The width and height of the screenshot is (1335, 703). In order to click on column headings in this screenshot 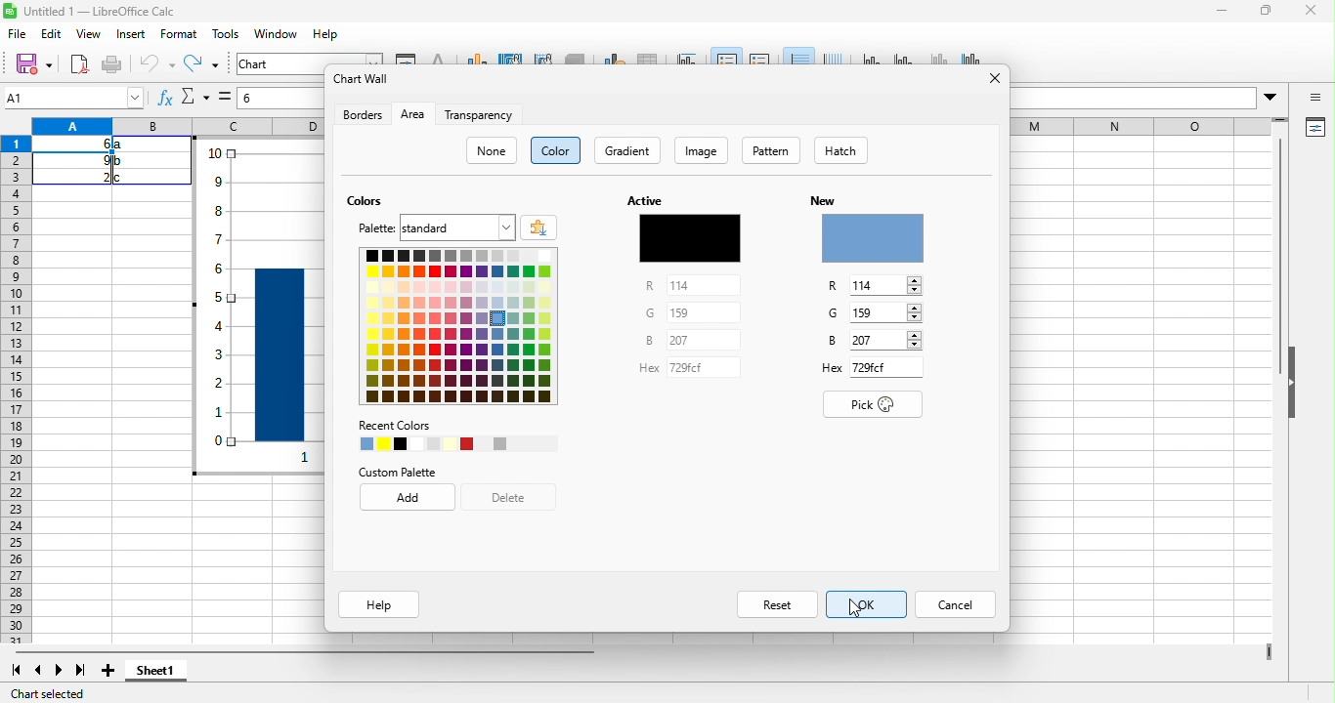, I will do `click(177, 126)`.